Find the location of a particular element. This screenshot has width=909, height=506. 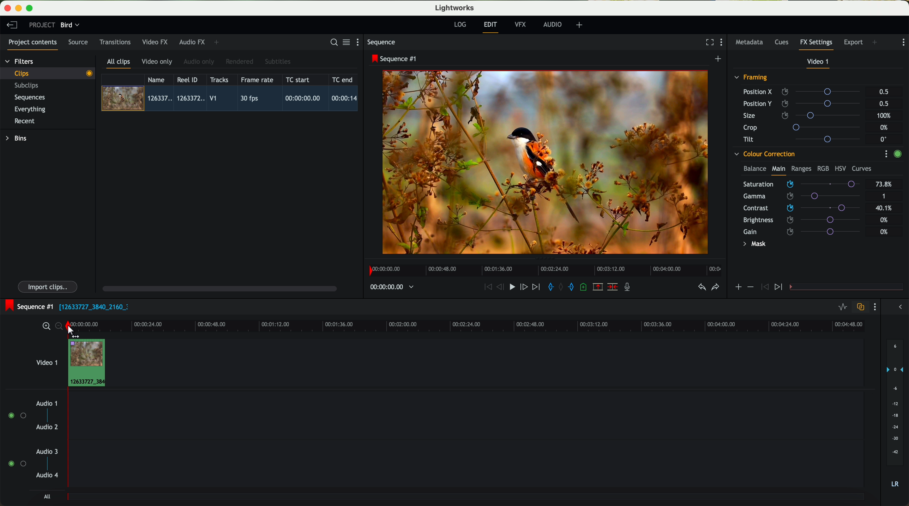

sequence #1 is located at coordinates (27, 306).